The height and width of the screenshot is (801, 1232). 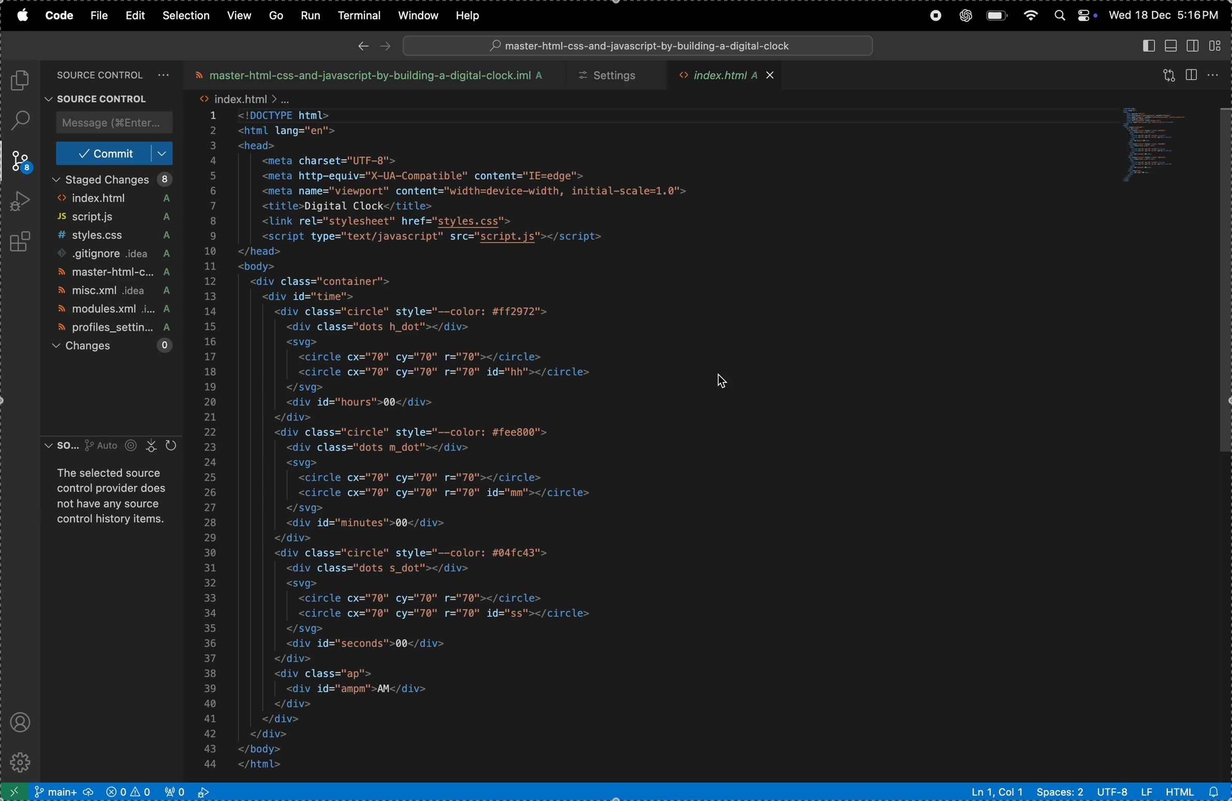 I want to click on </body>, so click(x=277, y=748).